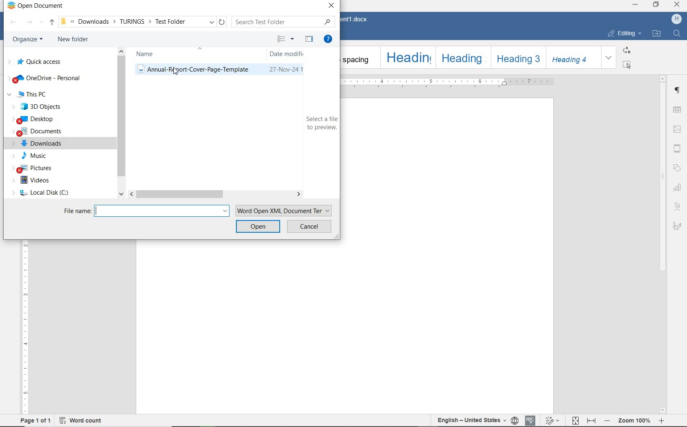 This screenshot has width=687, height=427. I want to click on HP, so click(675, 20).